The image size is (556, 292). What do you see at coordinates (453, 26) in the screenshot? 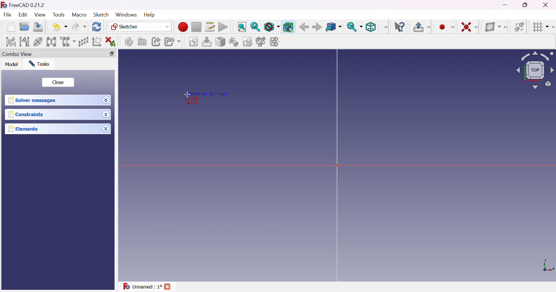
I see `[Sketcher geometrics]` at bounding box center [453, 26].